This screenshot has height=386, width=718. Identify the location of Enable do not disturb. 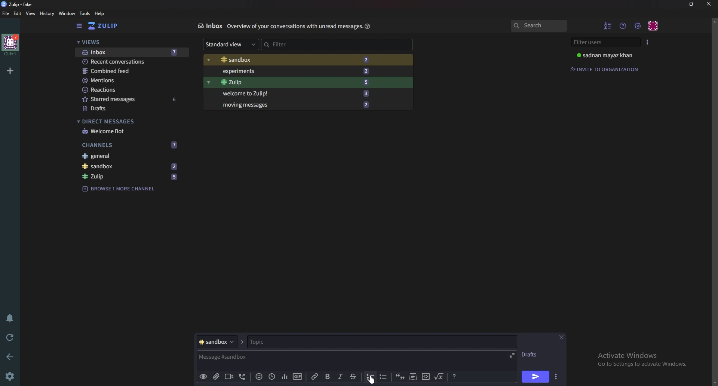
(9, 318).